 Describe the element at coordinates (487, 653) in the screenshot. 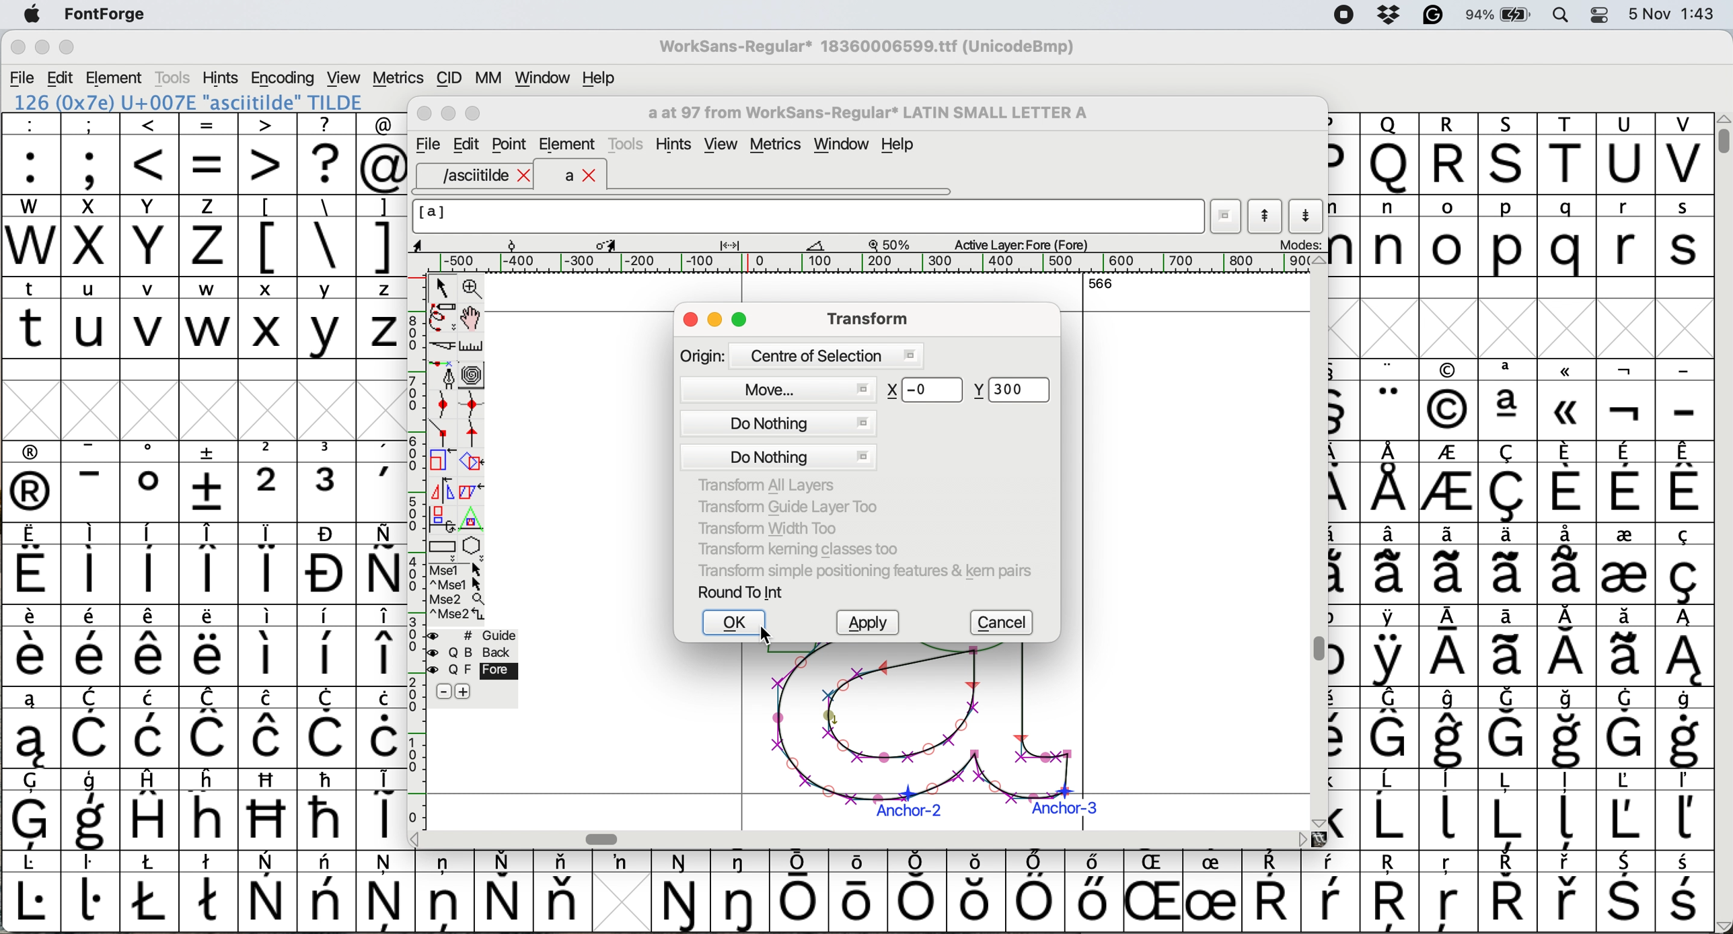

I see `Background` at that location.